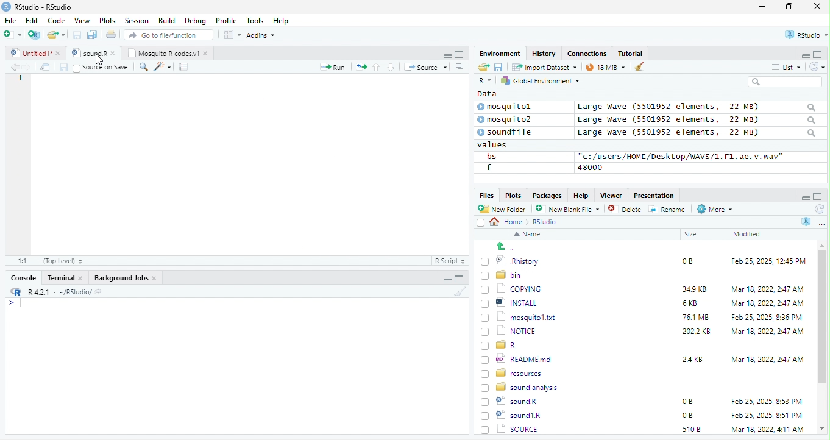 The image size is (830, 440). What do you see at coordinates (767, 332) in the screenshot?
I see `‘Mar 18, 2022, 2:47 AM` at bounding box center [767, 332].